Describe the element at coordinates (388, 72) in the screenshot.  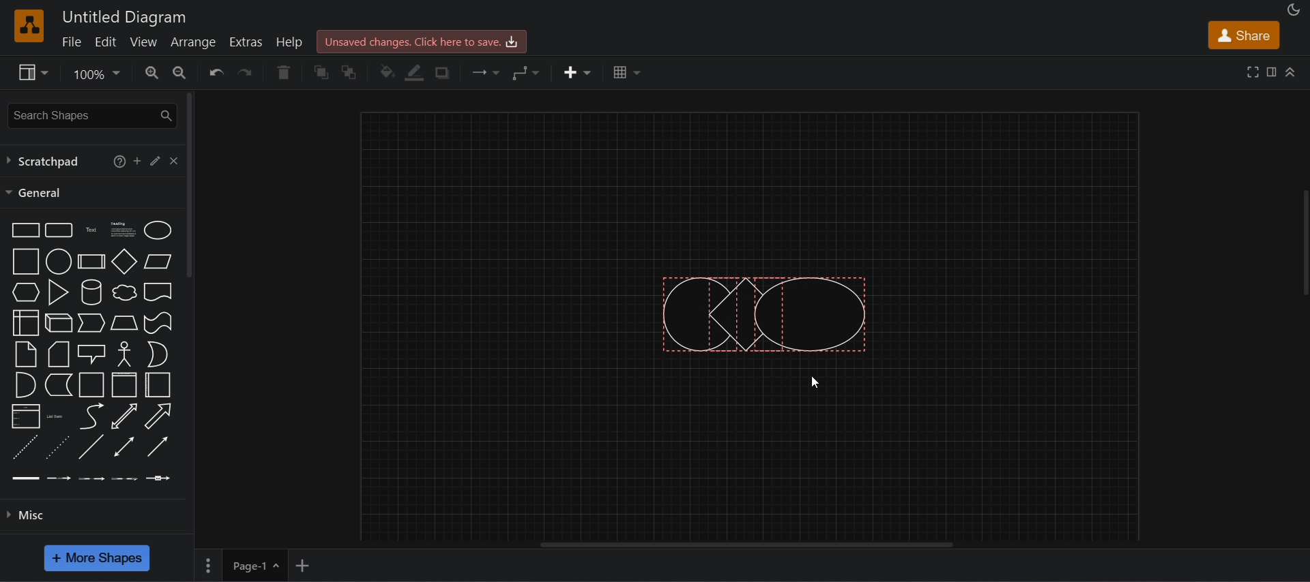
I see `fill color` at that location.